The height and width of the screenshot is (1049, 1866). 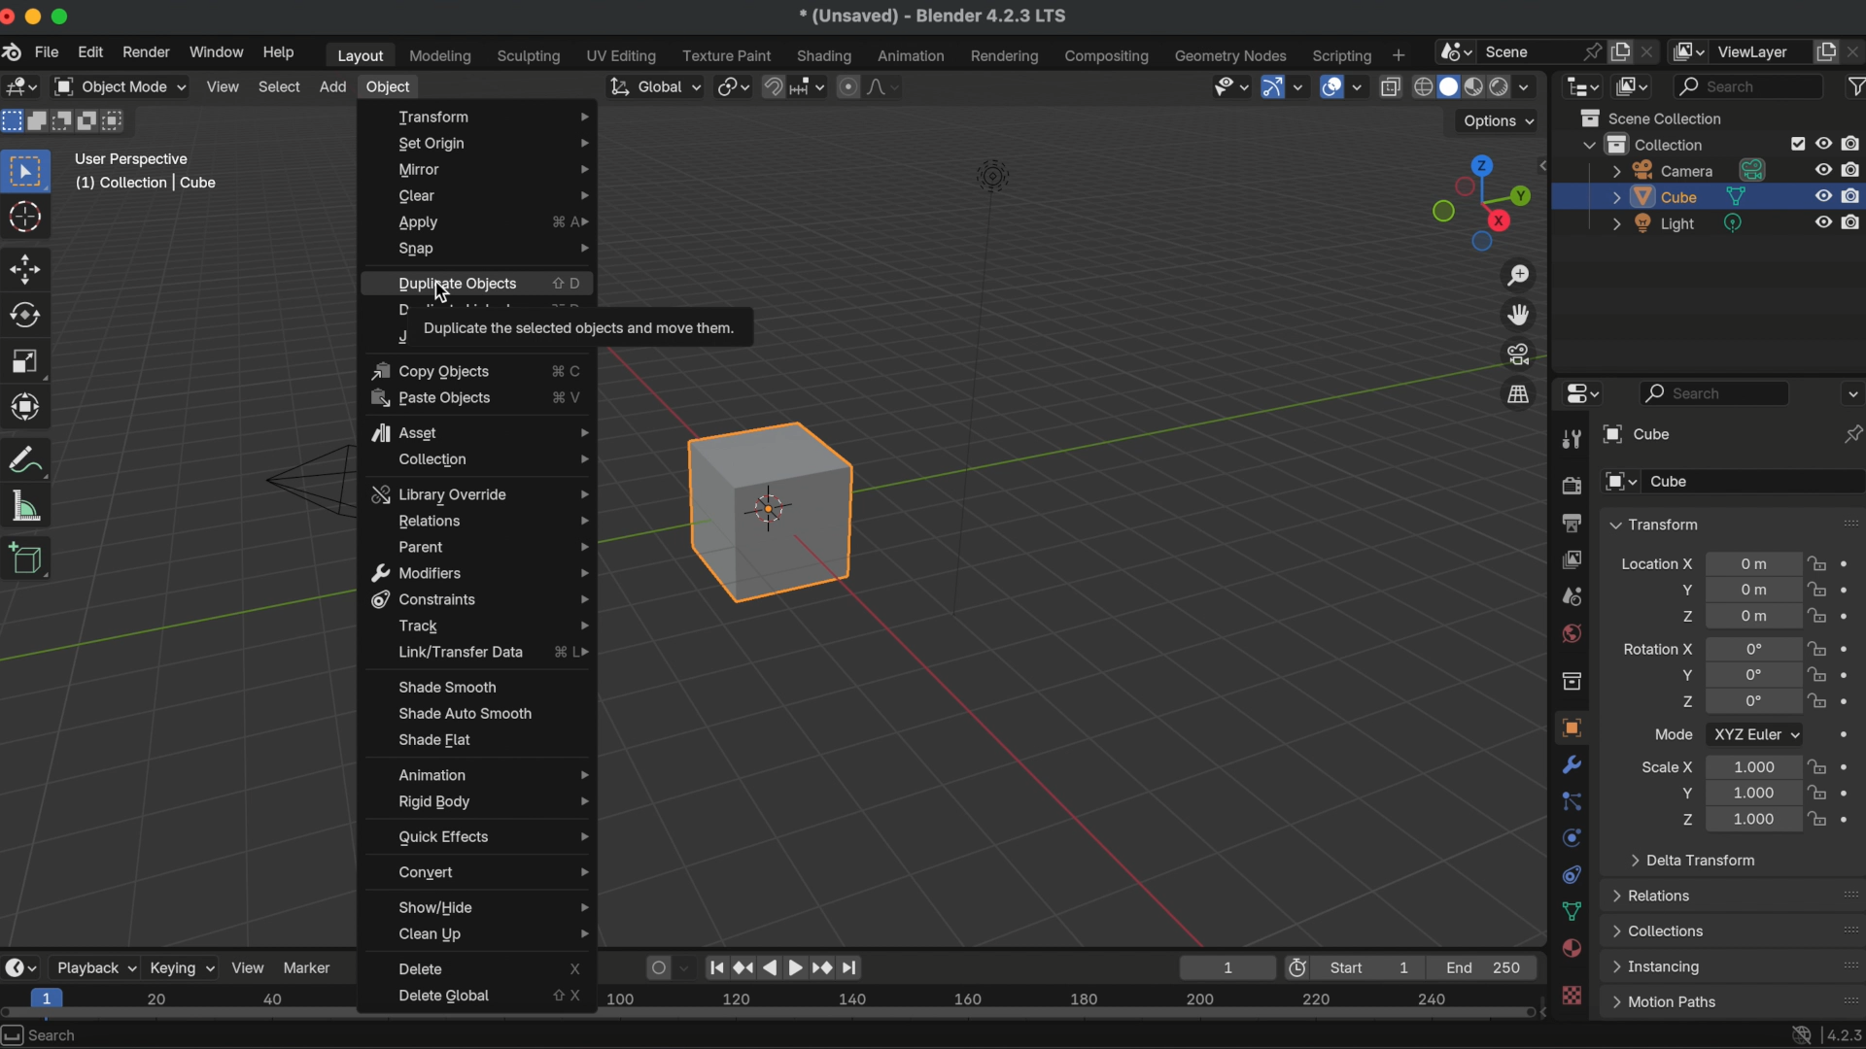 I want to click on shade auto smooth, so click(x=465, y=712).